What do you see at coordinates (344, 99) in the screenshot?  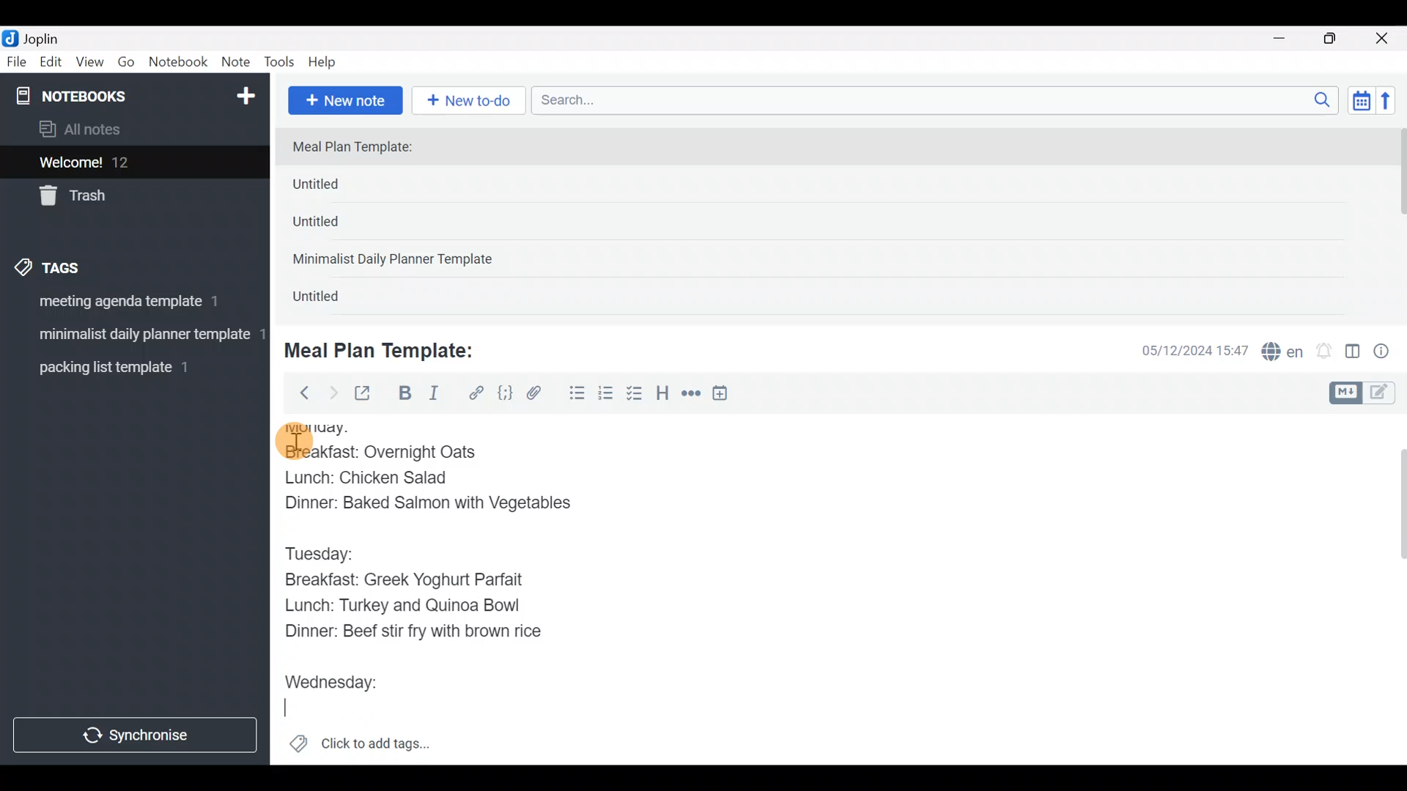 I see `New note` at bounding box center [344, 99].